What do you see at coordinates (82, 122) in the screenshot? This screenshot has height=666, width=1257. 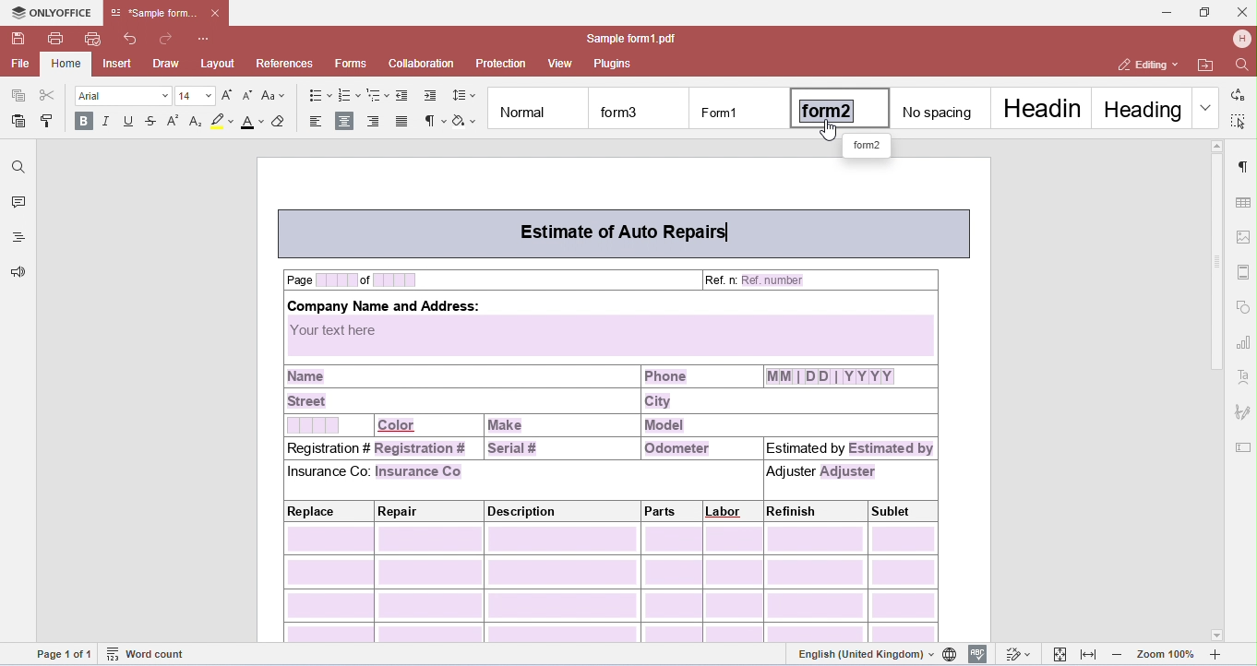 I see `bold` at bounding box center [82, 122].